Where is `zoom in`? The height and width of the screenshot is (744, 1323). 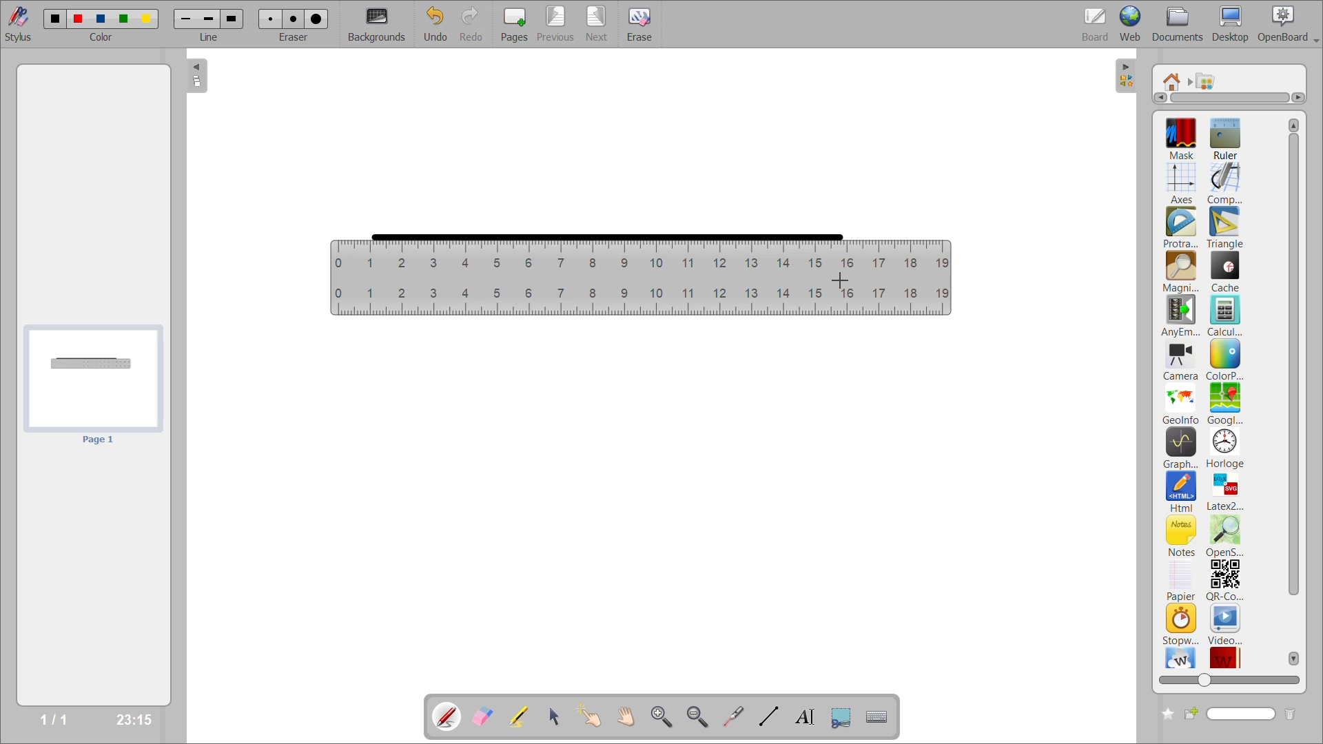
zoom in is located at coordinates (664, 716).